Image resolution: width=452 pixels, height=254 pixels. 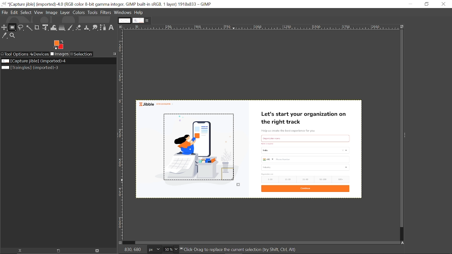 What do you see at coordinates (304, 151) in the screenshot?
I see `image` at bounding box center [304, 151].